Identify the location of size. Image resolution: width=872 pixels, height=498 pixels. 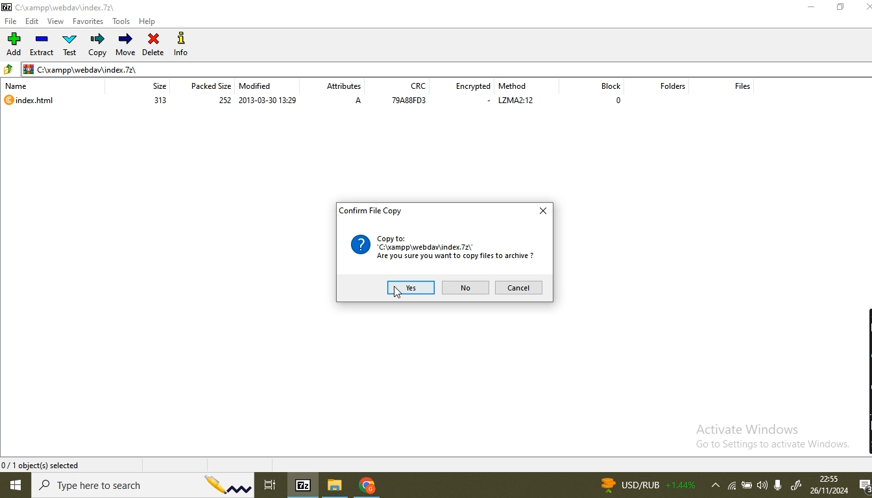
(156, 86).